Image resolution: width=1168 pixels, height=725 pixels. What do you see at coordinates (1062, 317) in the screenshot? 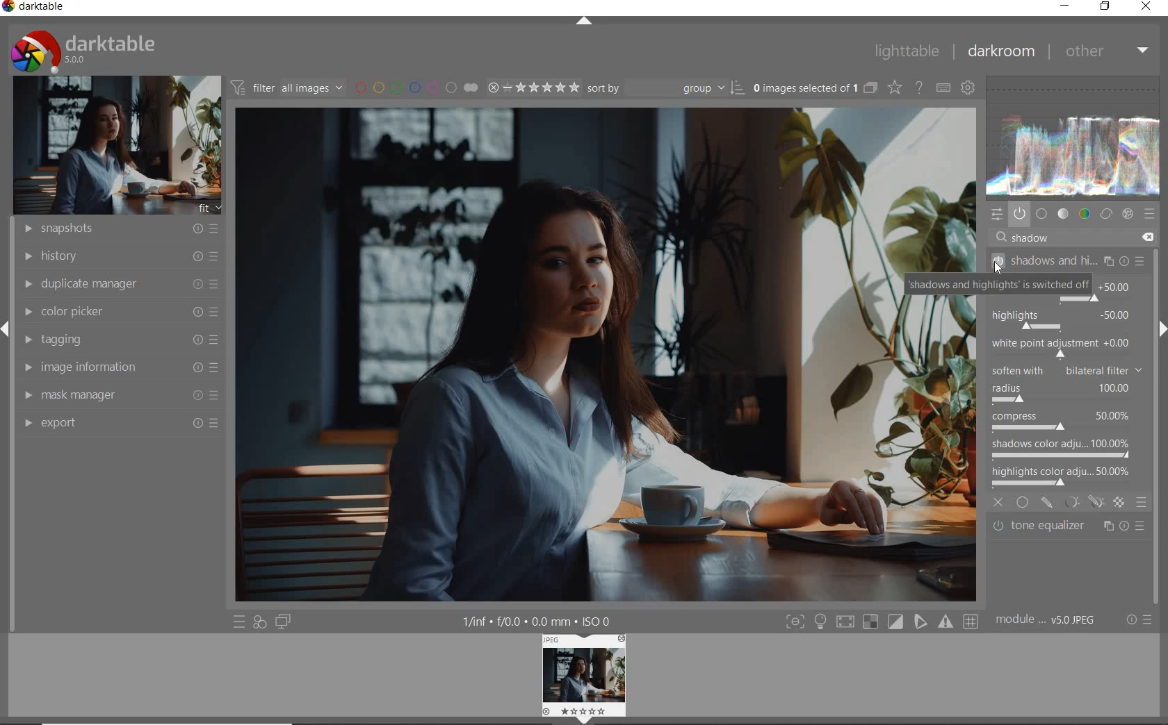
I see `highlights` at bounding box center [1062, 317].